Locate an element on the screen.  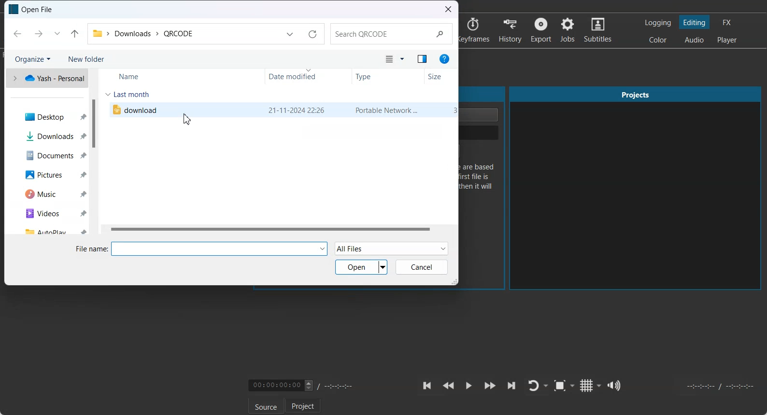
Window Adjuster is located at coordinates (455, 281).